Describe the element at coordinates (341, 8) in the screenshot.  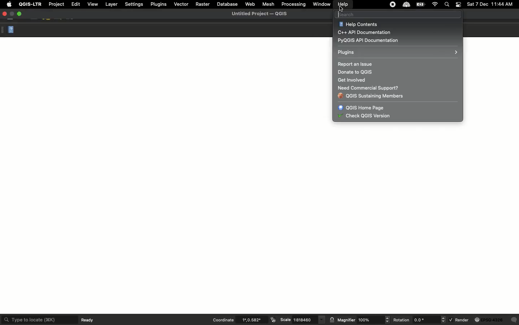
I see `Cursor` at that location.